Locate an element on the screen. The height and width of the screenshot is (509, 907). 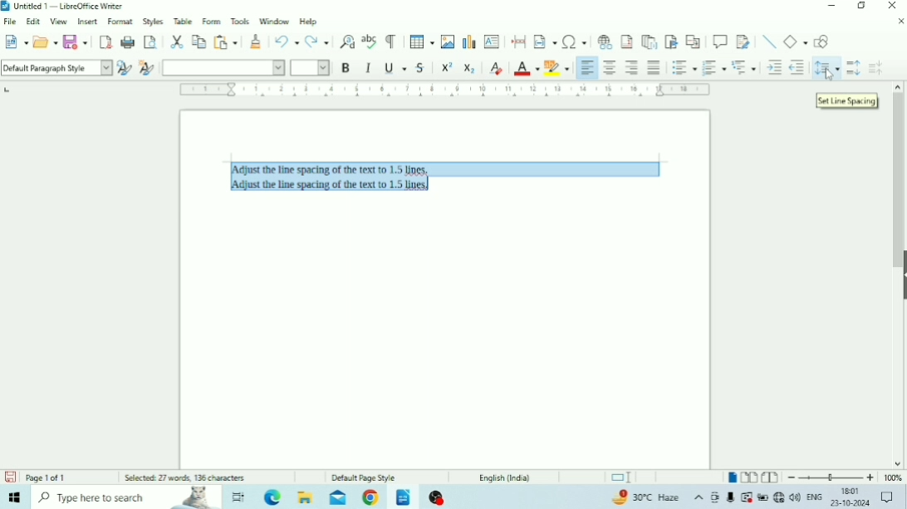
Zoom Out/In is located at coordinates (831, 477).